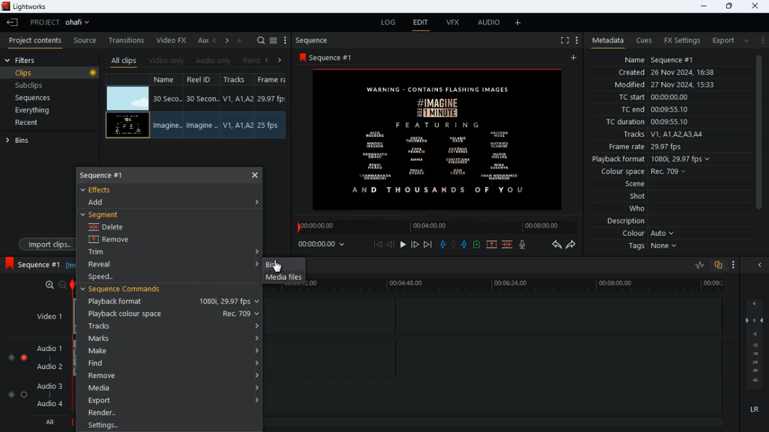 Image resolution: width=769 pixels, height=432 pixels. Describe the element at coordinates (577, 39) in the screenshot. I see `menu` at that location.